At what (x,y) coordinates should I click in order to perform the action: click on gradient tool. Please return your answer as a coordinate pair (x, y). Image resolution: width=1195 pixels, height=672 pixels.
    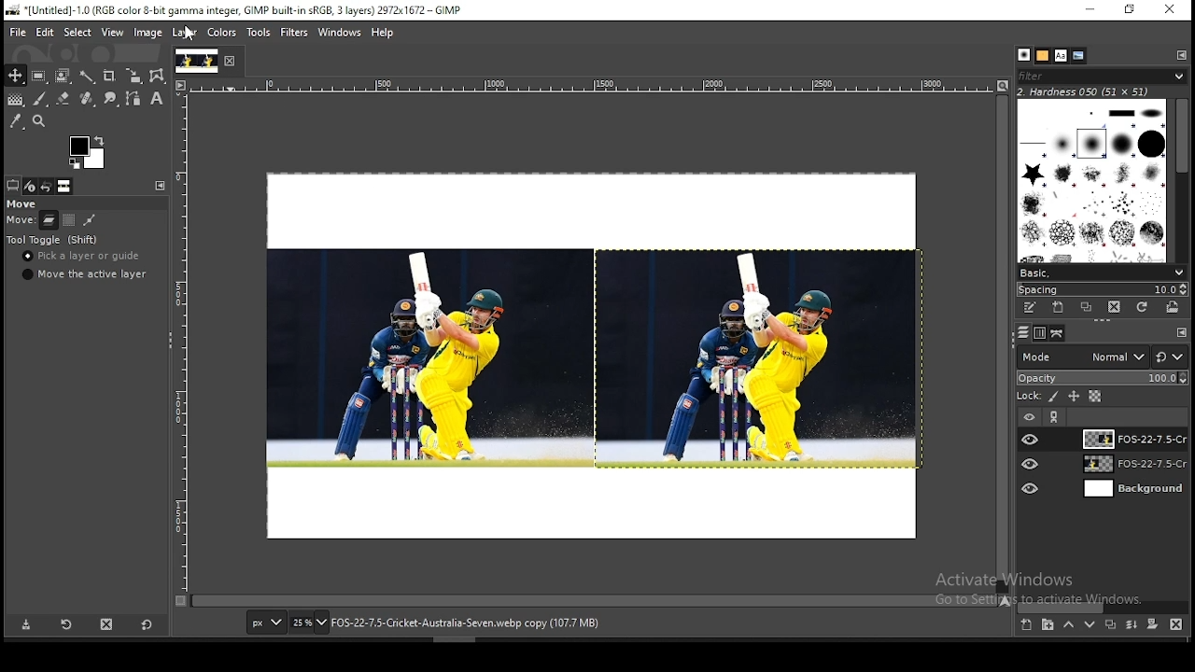
    Looking at the image, I should click on (15, 101).